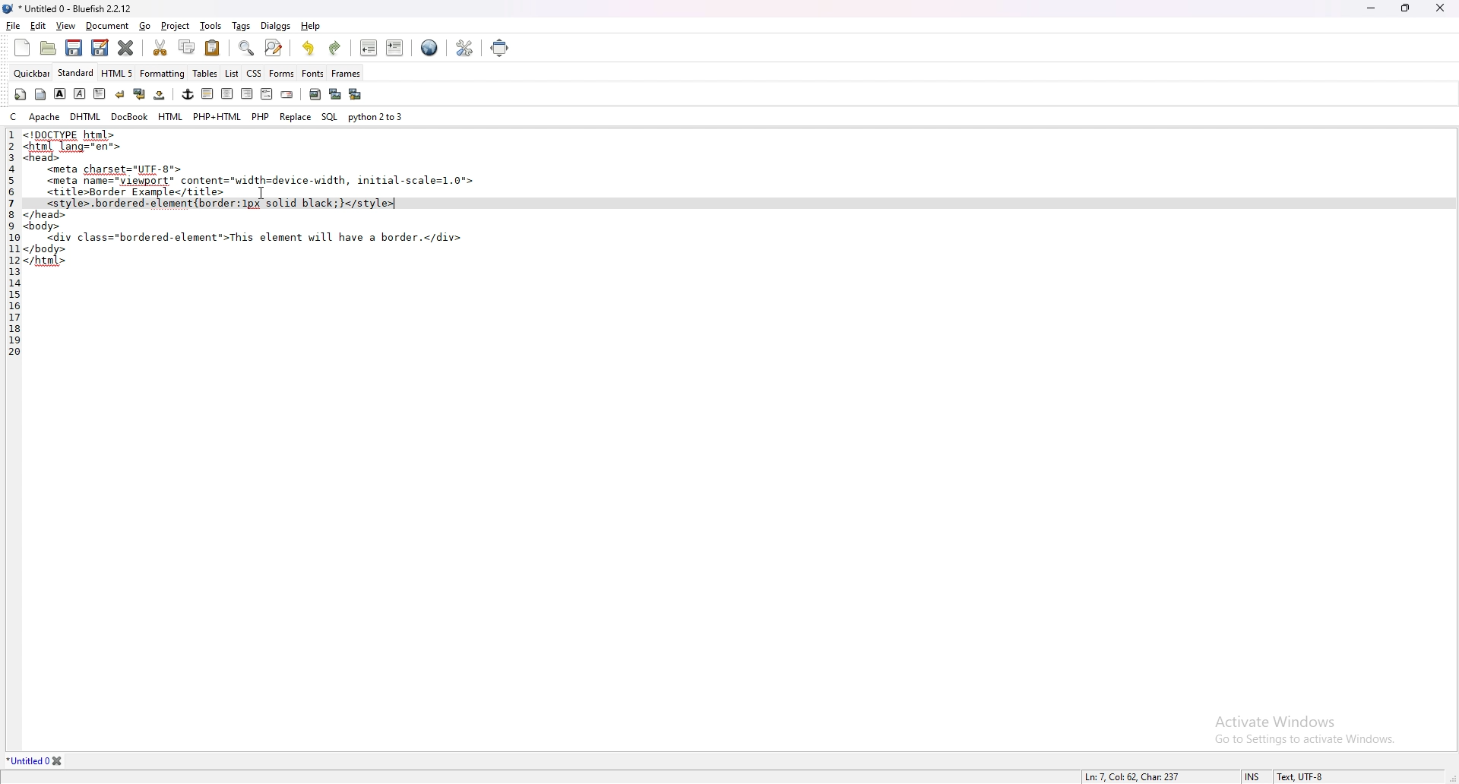 This screenshot has width=1459, height=784. I want to click on cut, so click(160, 46).